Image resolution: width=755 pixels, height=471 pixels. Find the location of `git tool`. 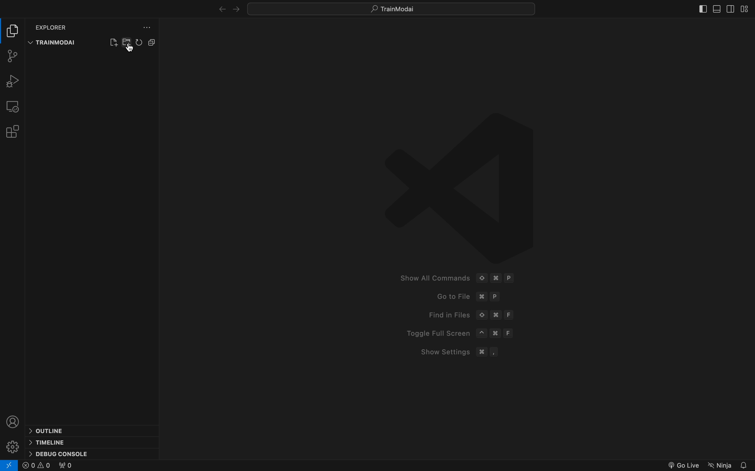

git tool is located at coordinates (12, 56).